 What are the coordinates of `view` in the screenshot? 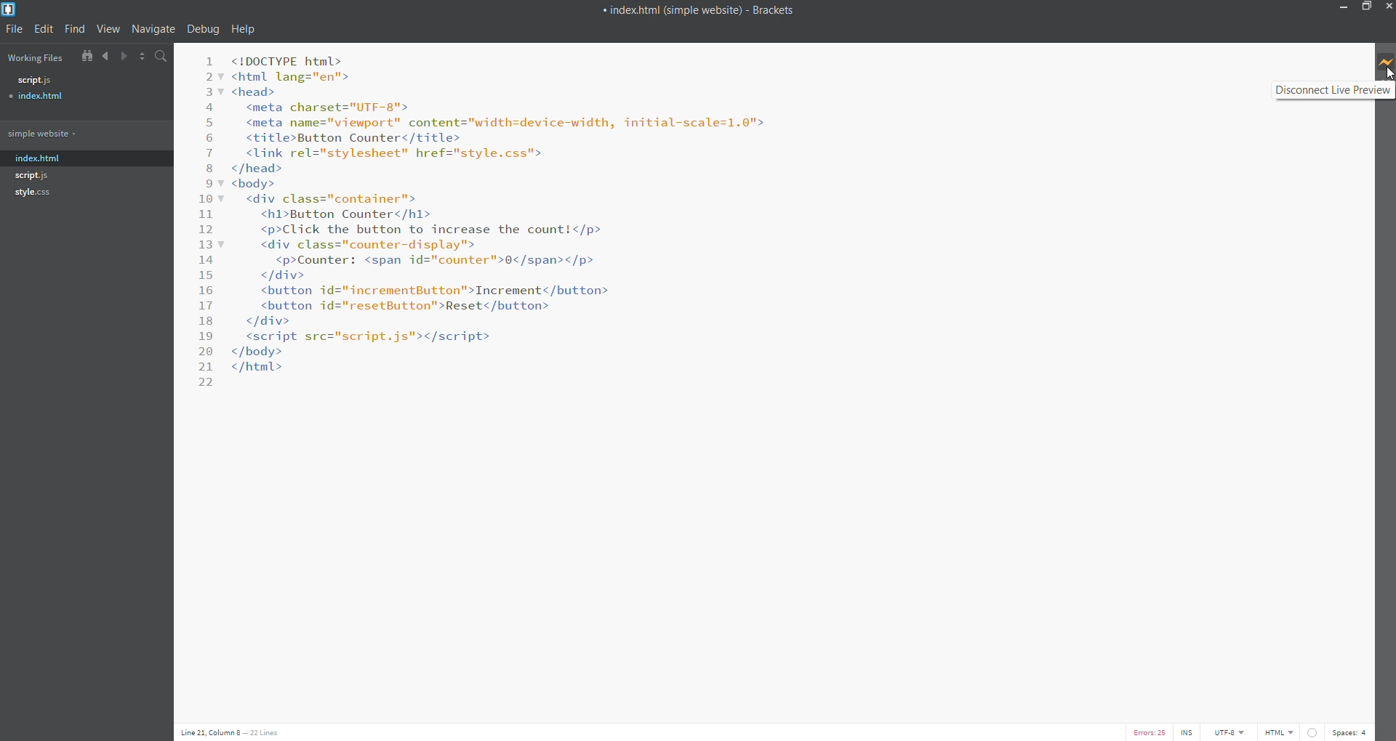 It's located at (105, 31).